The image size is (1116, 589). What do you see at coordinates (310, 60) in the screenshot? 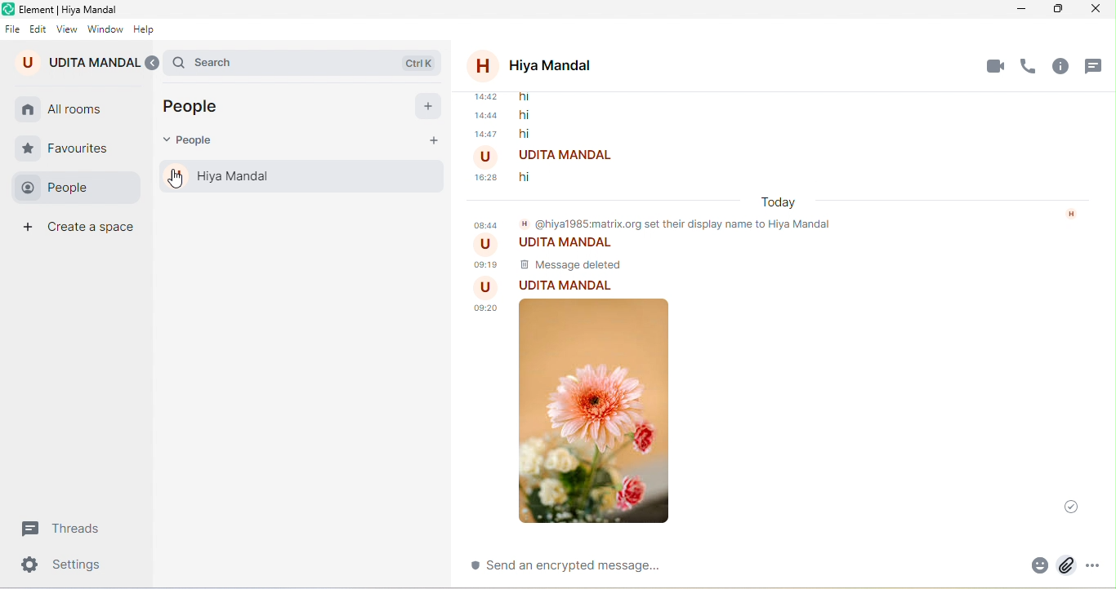
I see `search` at bounding box center [310, 60].